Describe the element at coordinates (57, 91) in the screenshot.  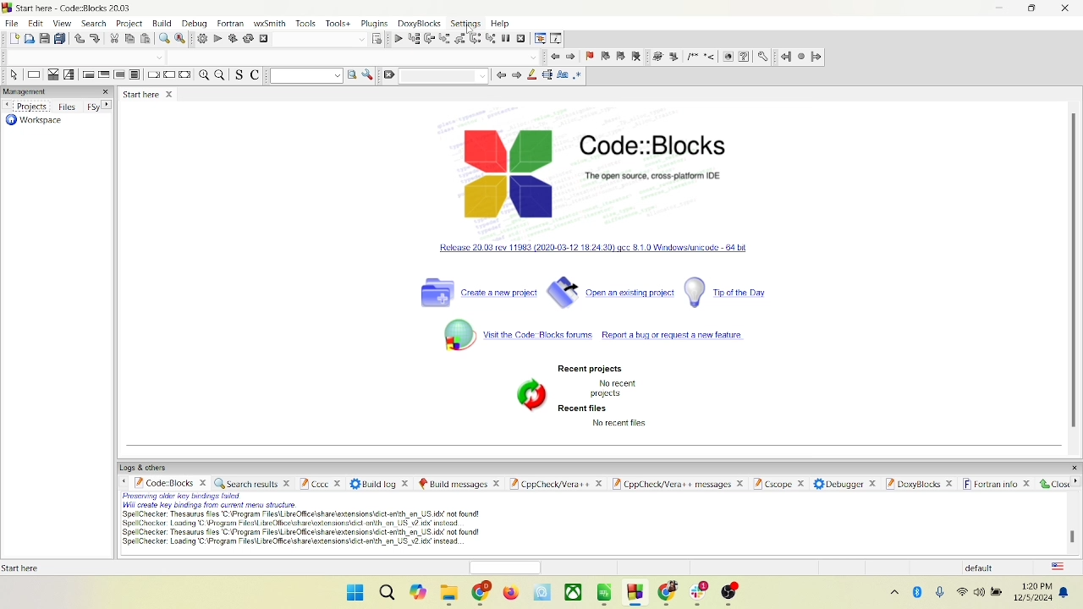
I see `management` at that location.